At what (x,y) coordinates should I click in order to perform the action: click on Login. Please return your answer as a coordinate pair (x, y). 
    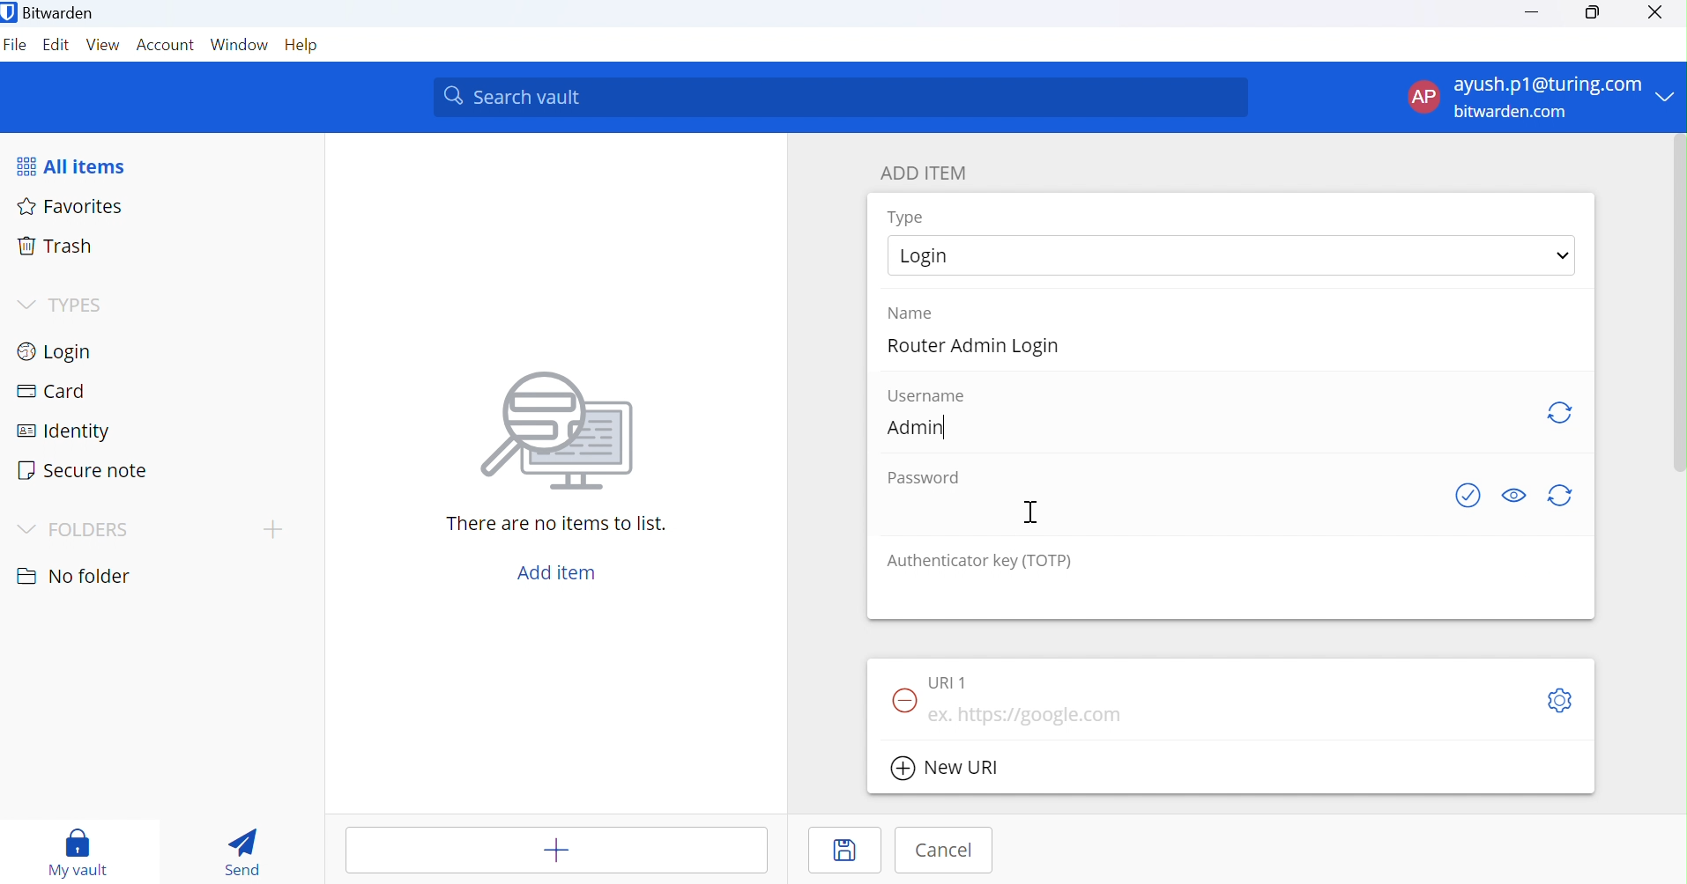
    Looking at the image, I should click on (61, 350).